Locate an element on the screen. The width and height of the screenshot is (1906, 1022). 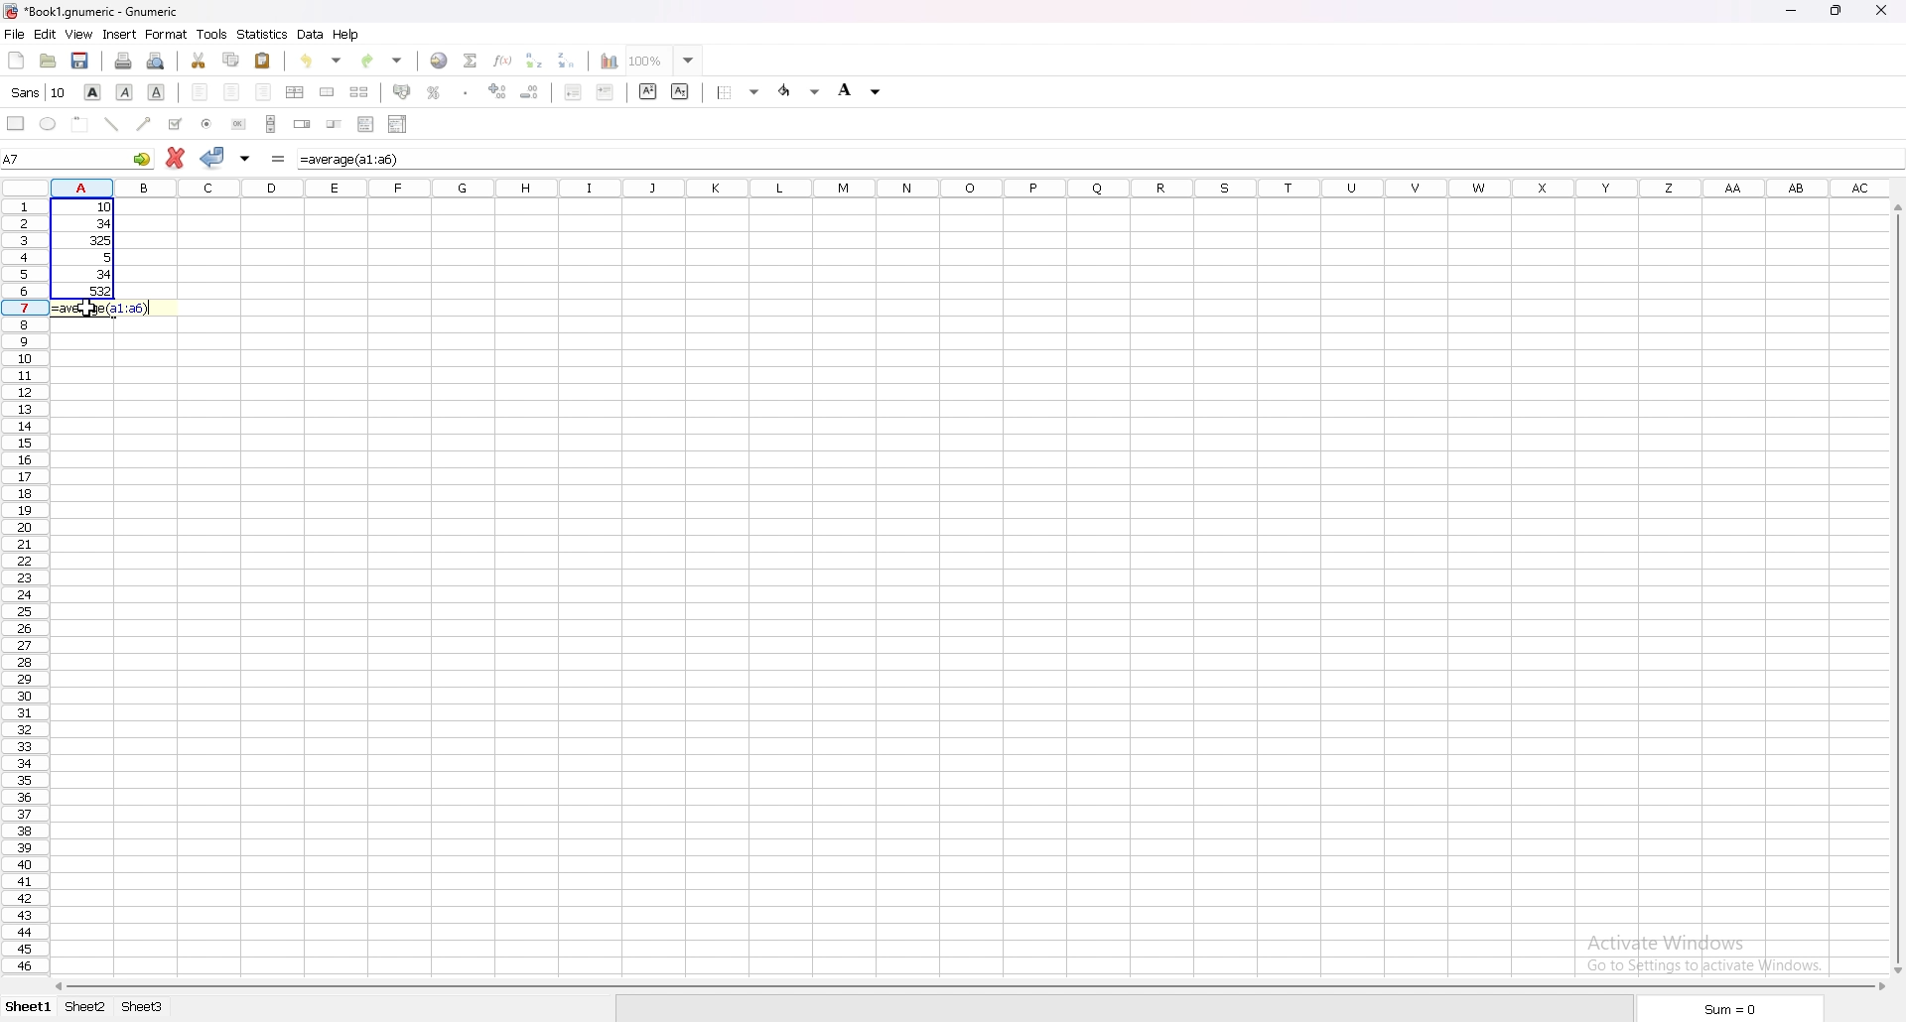
cancel changes is located at coordinates (176, 158).